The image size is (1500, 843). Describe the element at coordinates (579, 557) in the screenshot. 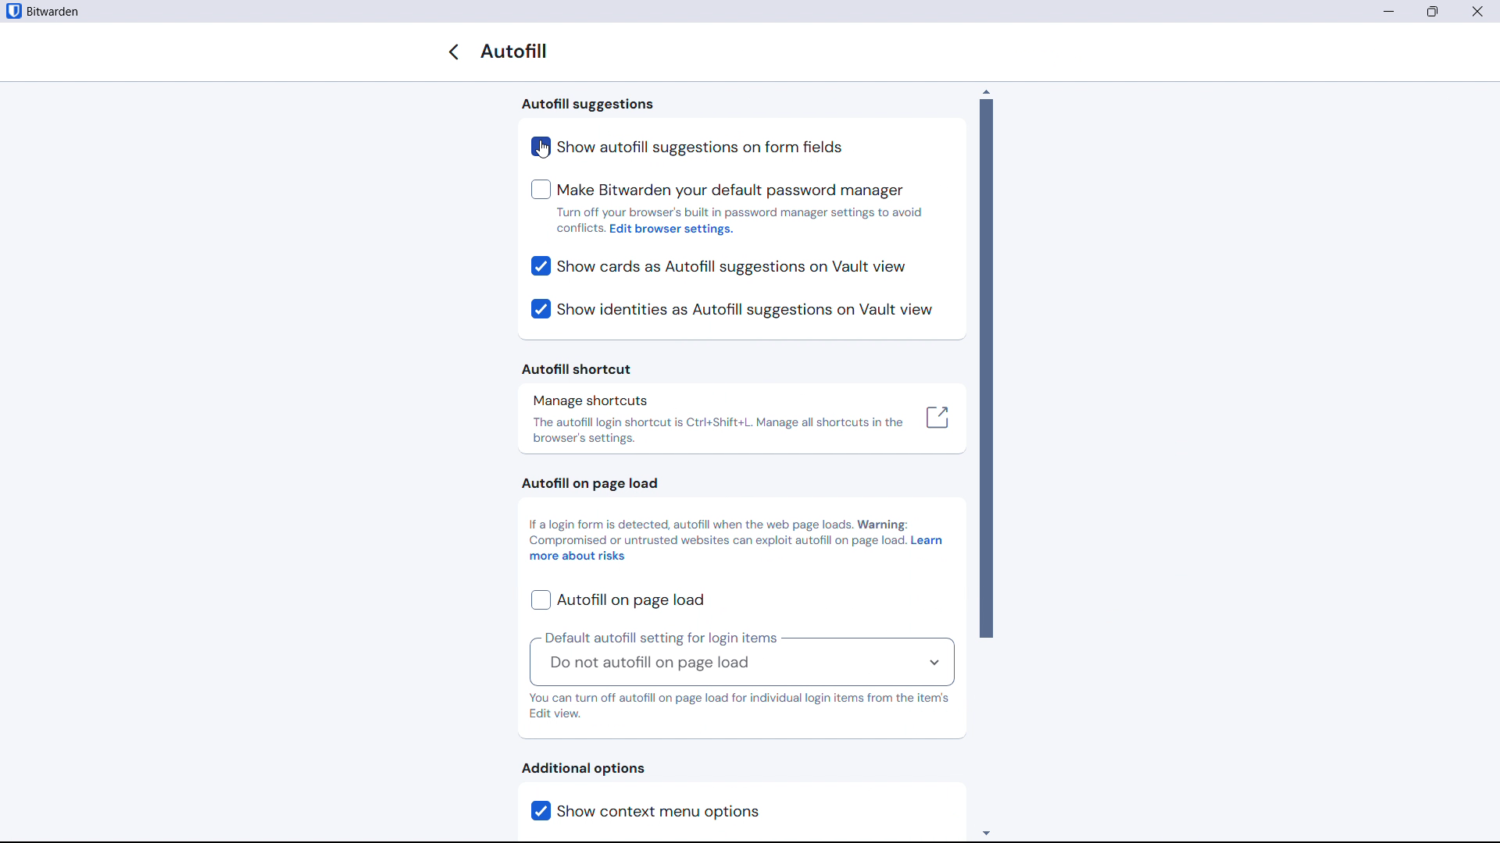

I see `more about risks` at that location.